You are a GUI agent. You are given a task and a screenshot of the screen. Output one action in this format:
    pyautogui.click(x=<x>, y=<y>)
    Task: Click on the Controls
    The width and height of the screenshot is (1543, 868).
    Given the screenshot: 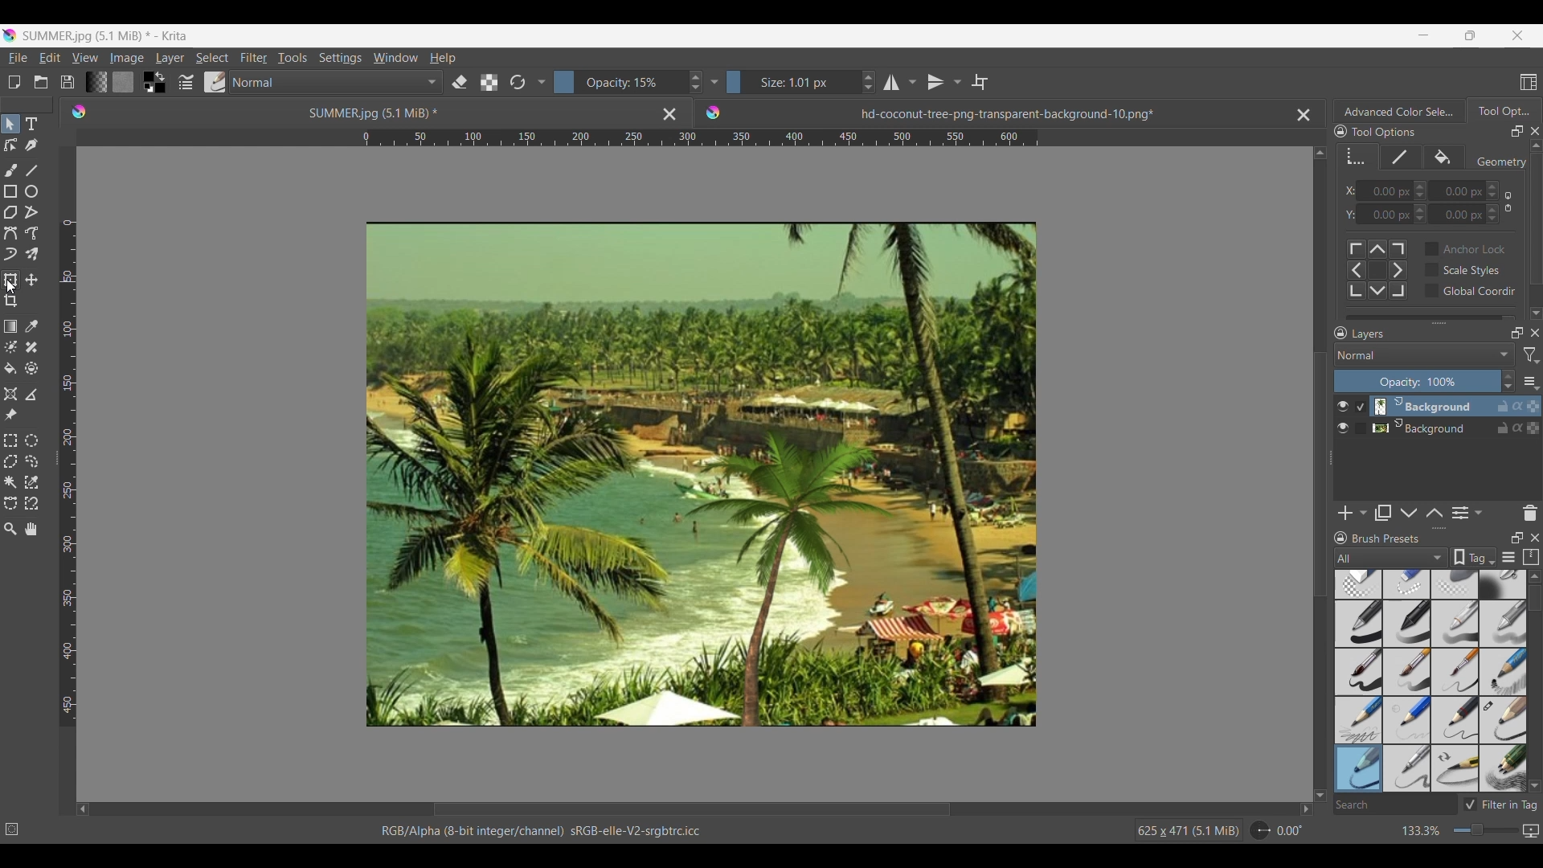 What is the action you would take?
    pyautogui.click(x=1377, y=268)
    